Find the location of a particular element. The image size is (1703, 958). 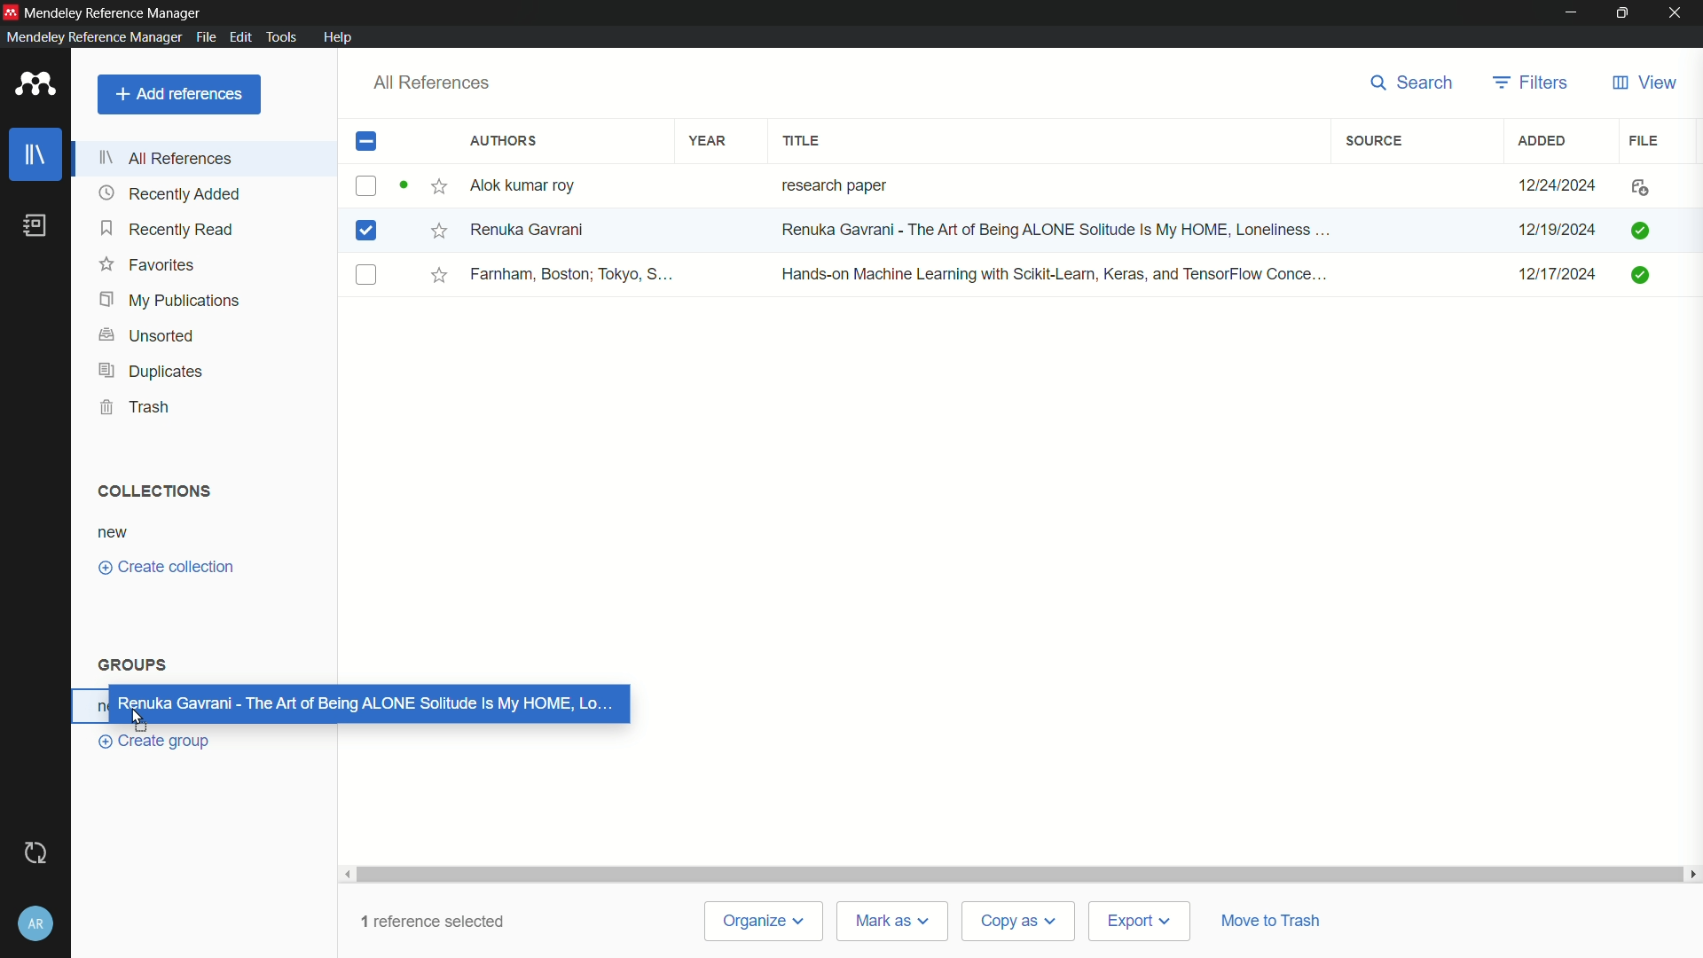

Date is located at coordinates (1560, 185).